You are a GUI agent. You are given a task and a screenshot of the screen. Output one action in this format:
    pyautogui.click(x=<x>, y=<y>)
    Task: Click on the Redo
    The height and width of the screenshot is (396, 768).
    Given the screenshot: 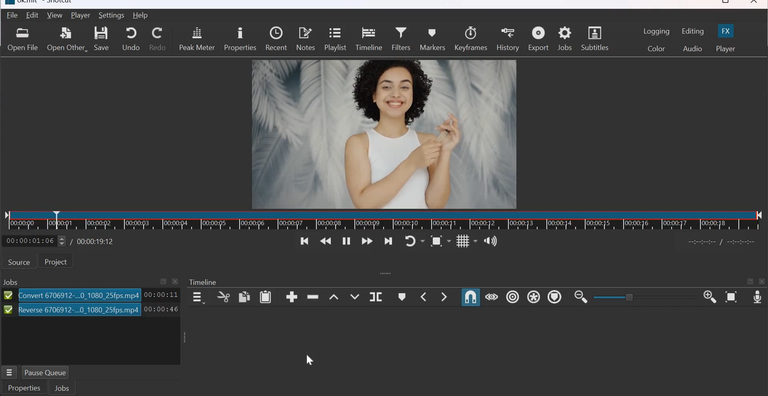 What is the action you would take?
    pyautogui.click(x=158, y=39)
    